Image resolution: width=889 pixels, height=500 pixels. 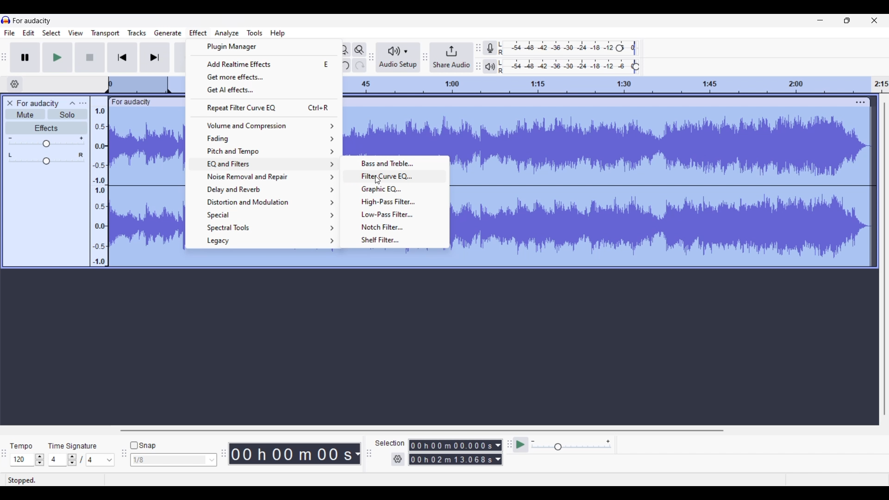 I want to click on Delete track, so click(x=11, y=103).